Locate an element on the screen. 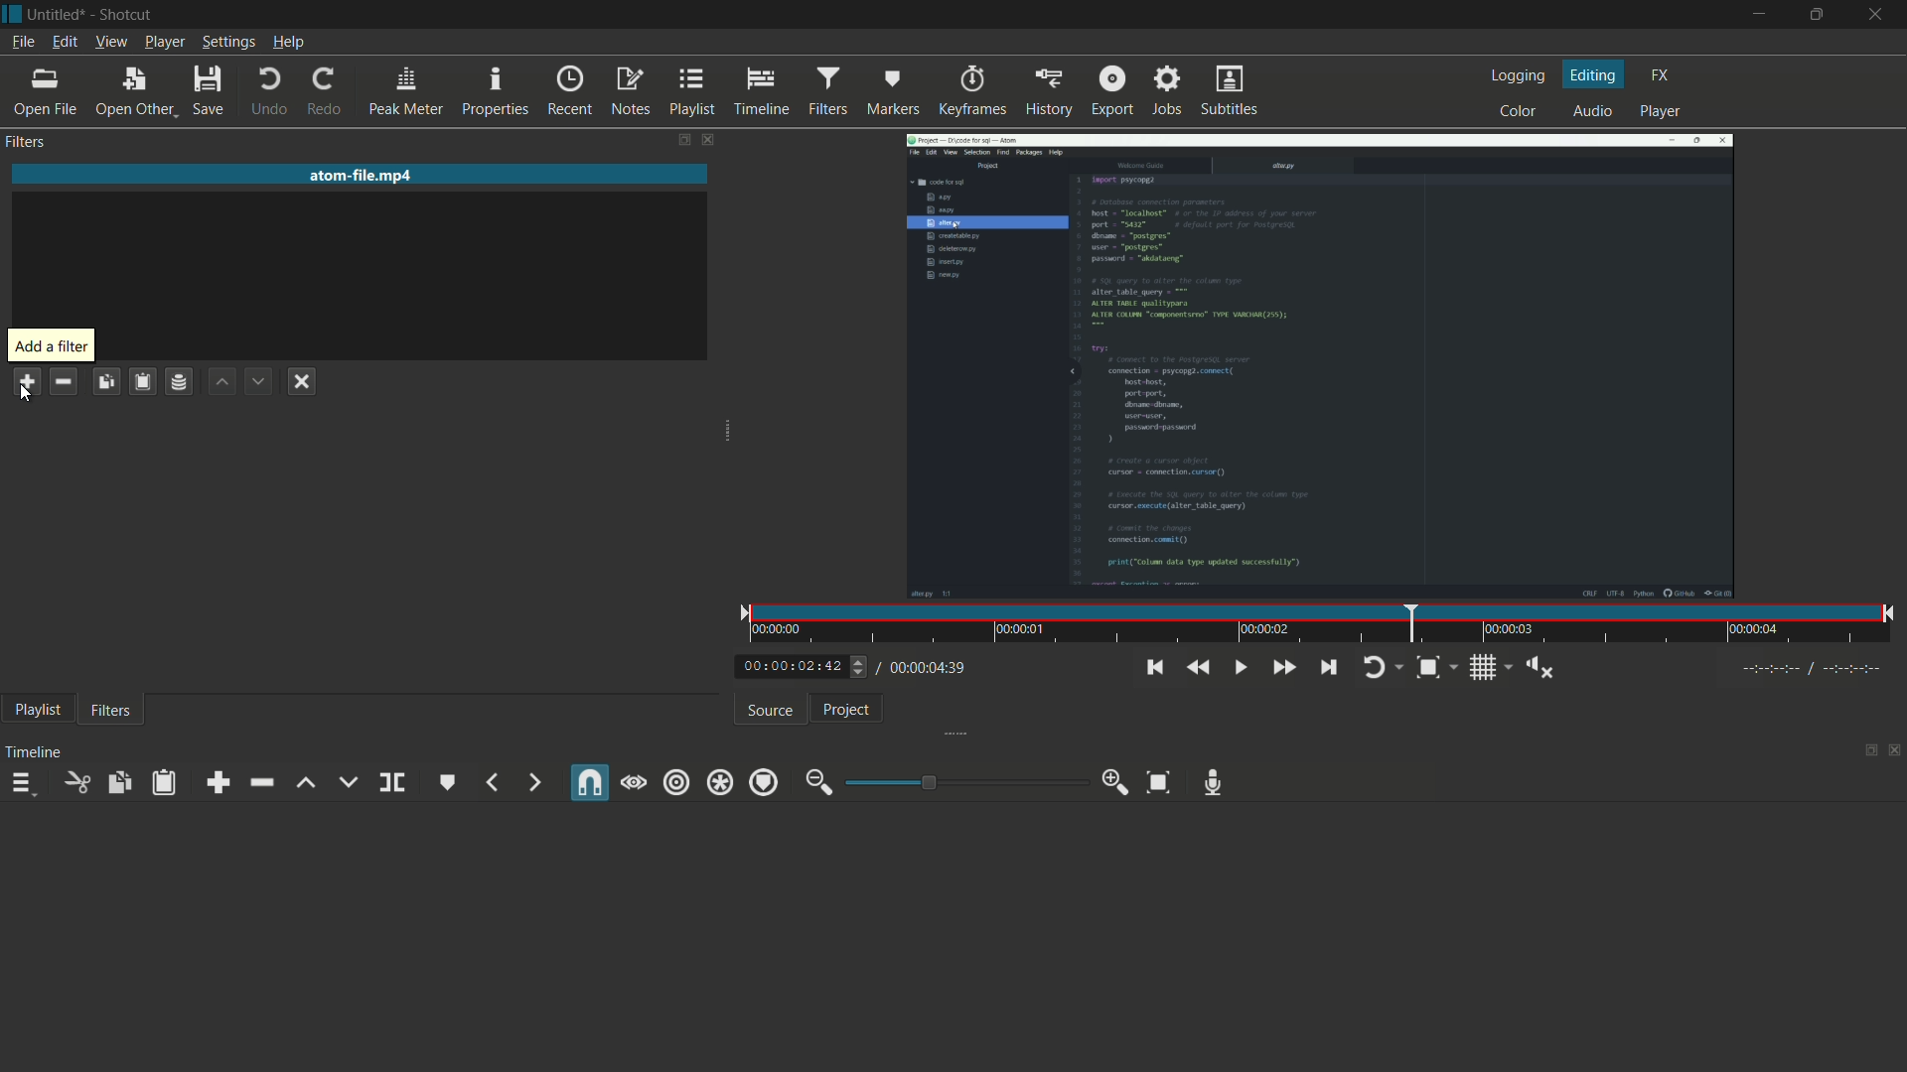 This screenshot has width=1907, height=1072. history is located at coordinates (1048, 90).